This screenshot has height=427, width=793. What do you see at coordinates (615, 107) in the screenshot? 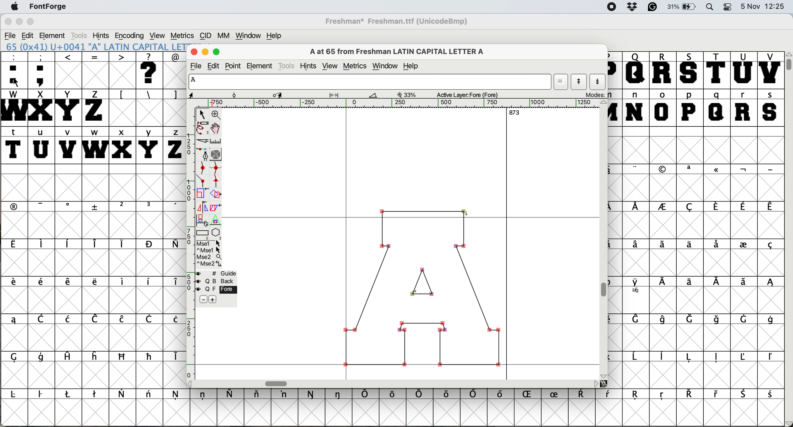
I see `m` at bounding box center [615, 107].